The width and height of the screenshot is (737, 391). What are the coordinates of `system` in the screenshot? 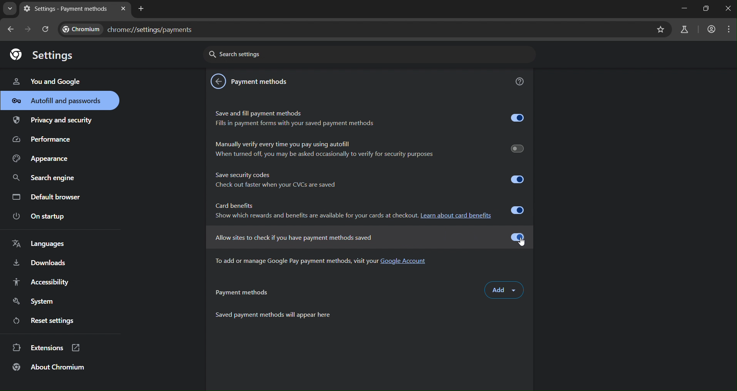 It's located at (37, 300).